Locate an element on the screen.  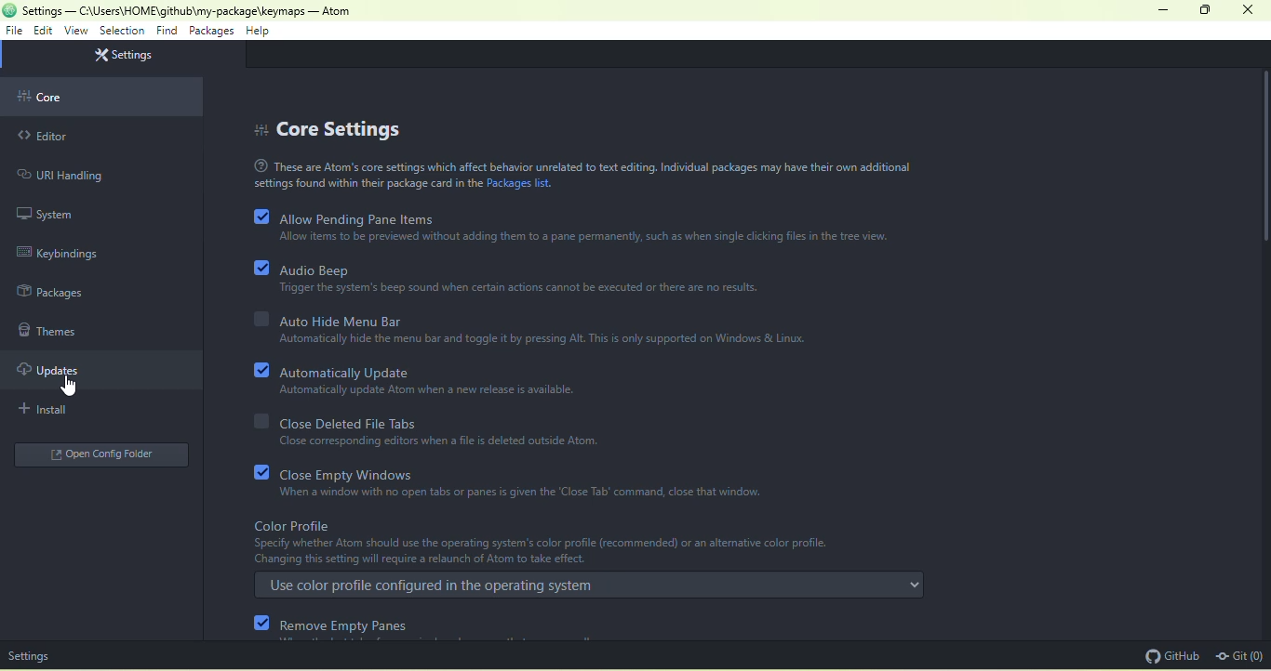
icon is located at coordinates (9, 9).